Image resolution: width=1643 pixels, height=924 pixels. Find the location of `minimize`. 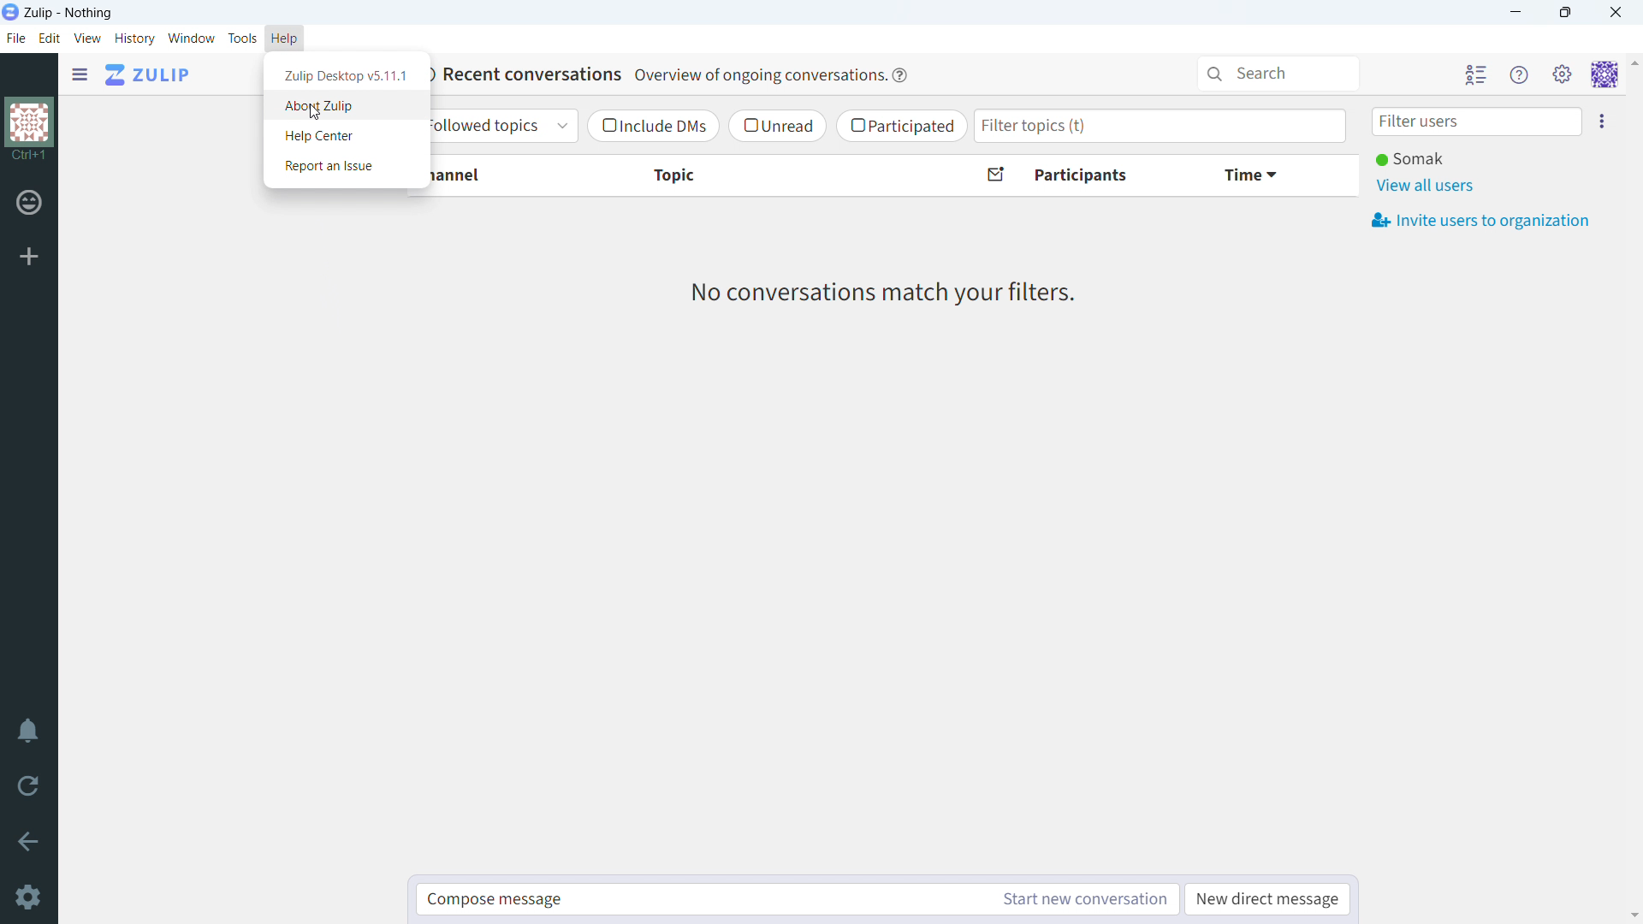

minimize is located at coordinates (1513, 14).